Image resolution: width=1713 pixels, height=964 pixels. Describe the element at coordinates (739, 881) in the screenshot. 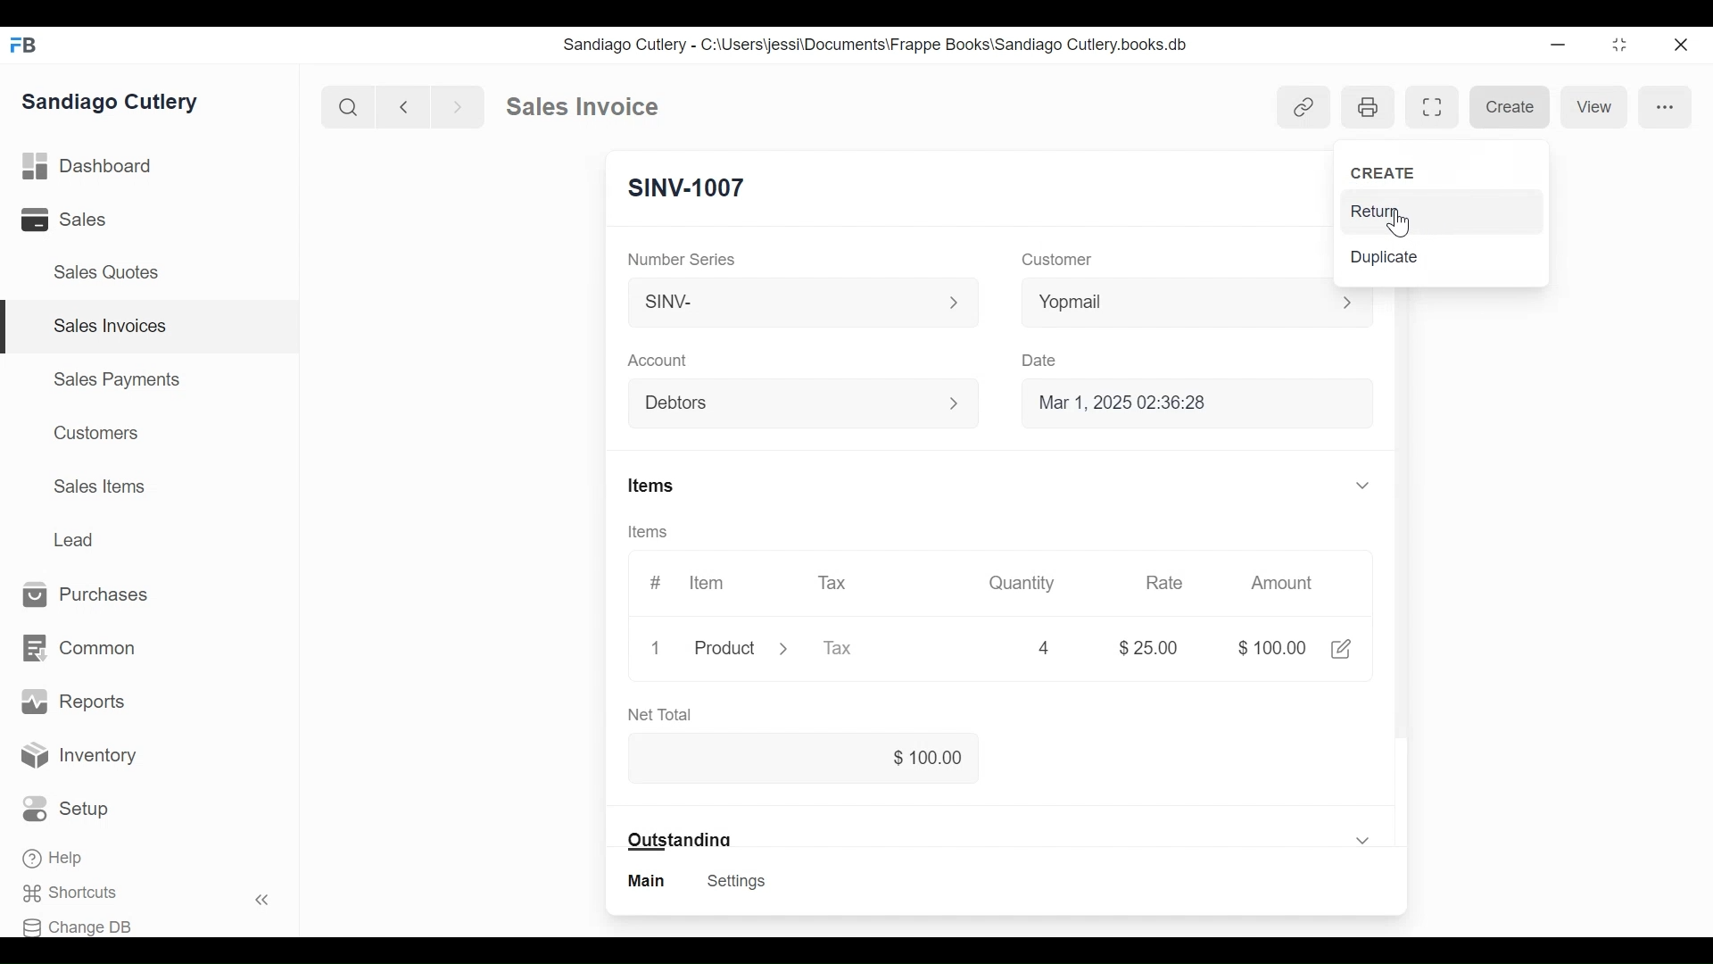

I see `Settings` at that location.